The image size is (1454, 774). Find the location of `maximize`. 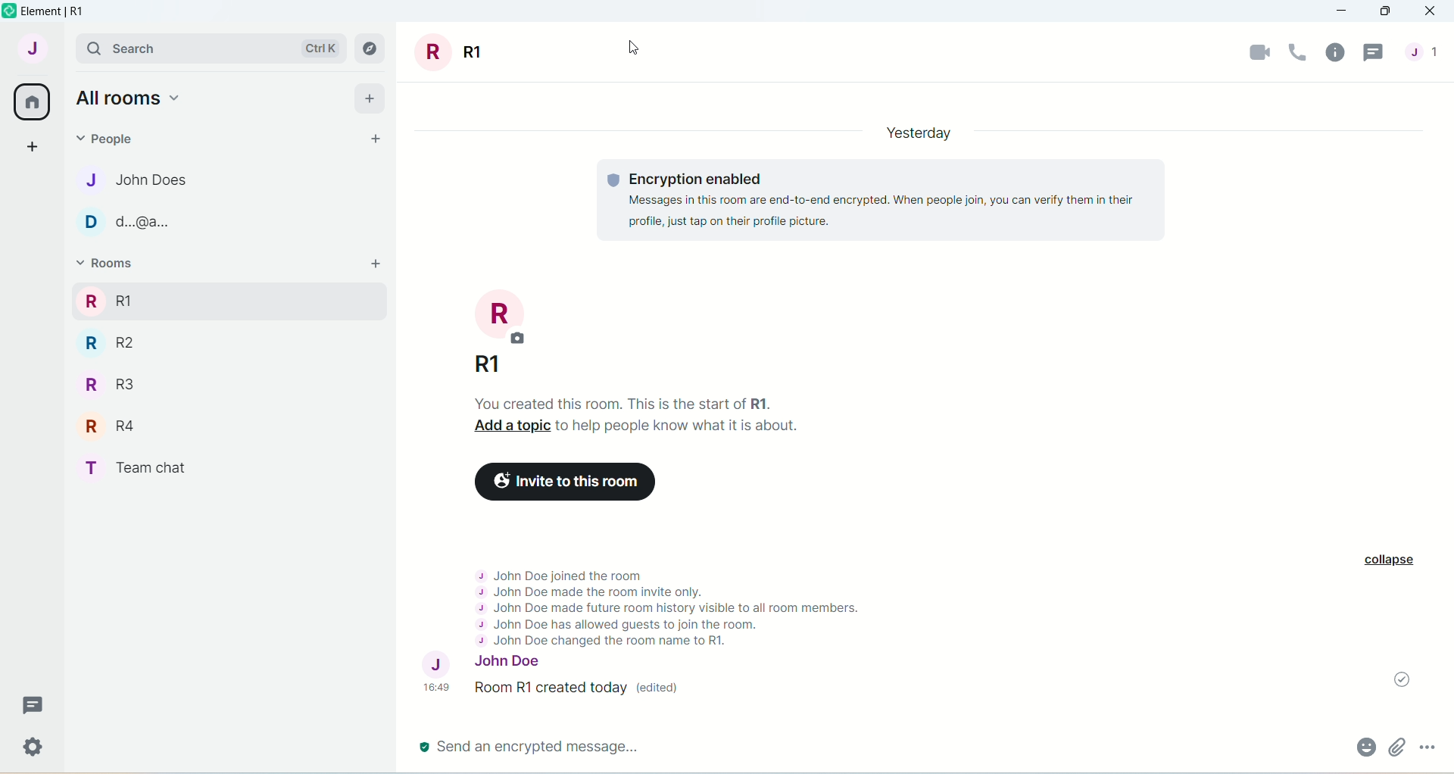

maximize is located at coordinates (1387, 11).